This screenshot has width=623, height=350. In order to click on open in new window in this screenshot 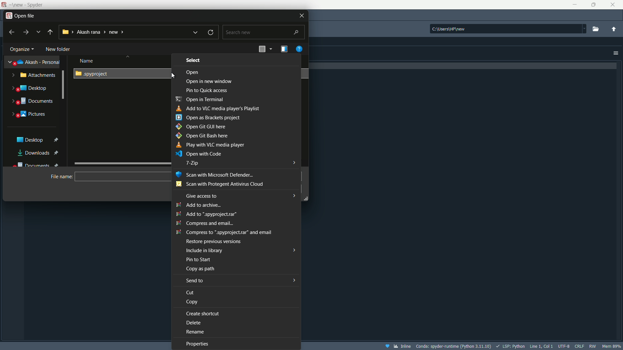, I will do `click(209, 81)`.